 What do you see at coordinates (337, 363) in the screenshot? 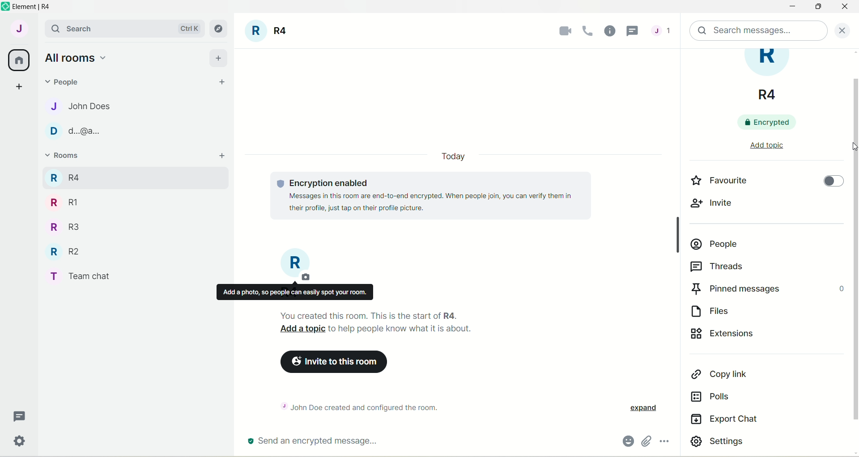
I see `invite to this room` at bounding box center [337, 363].